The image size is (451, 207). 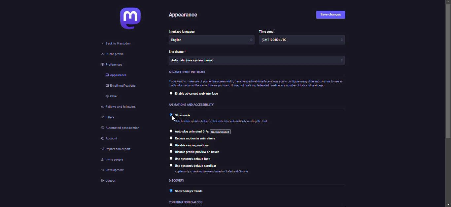 What do you see at coordinates (188, 203) in the screenshot?
I see `confirmation dialogs` at bounding box center [188, 203].